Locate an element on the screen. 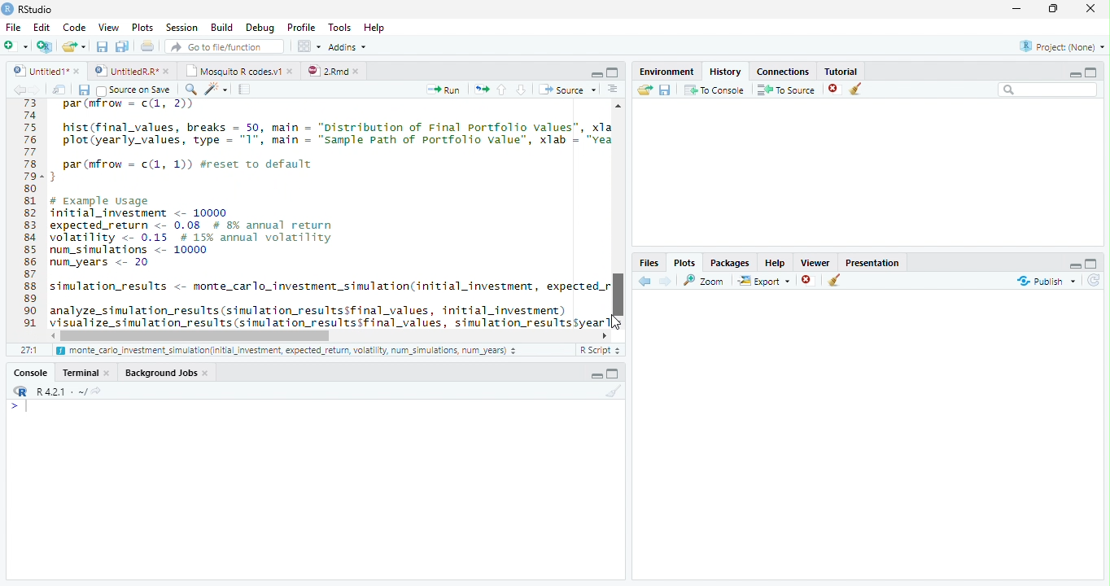  previous source location is located at coordinates (19, 90).